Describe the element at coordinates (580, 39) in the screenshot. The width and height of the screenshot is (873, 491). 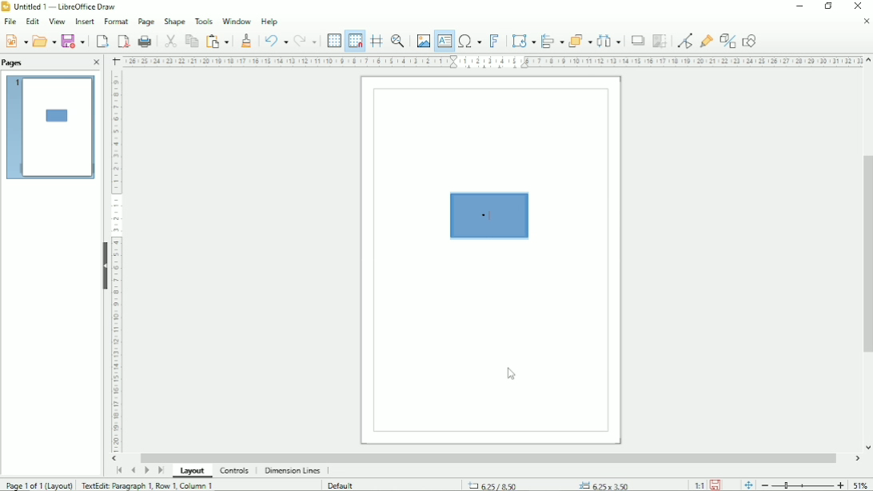
I see `Arrange` at that location.